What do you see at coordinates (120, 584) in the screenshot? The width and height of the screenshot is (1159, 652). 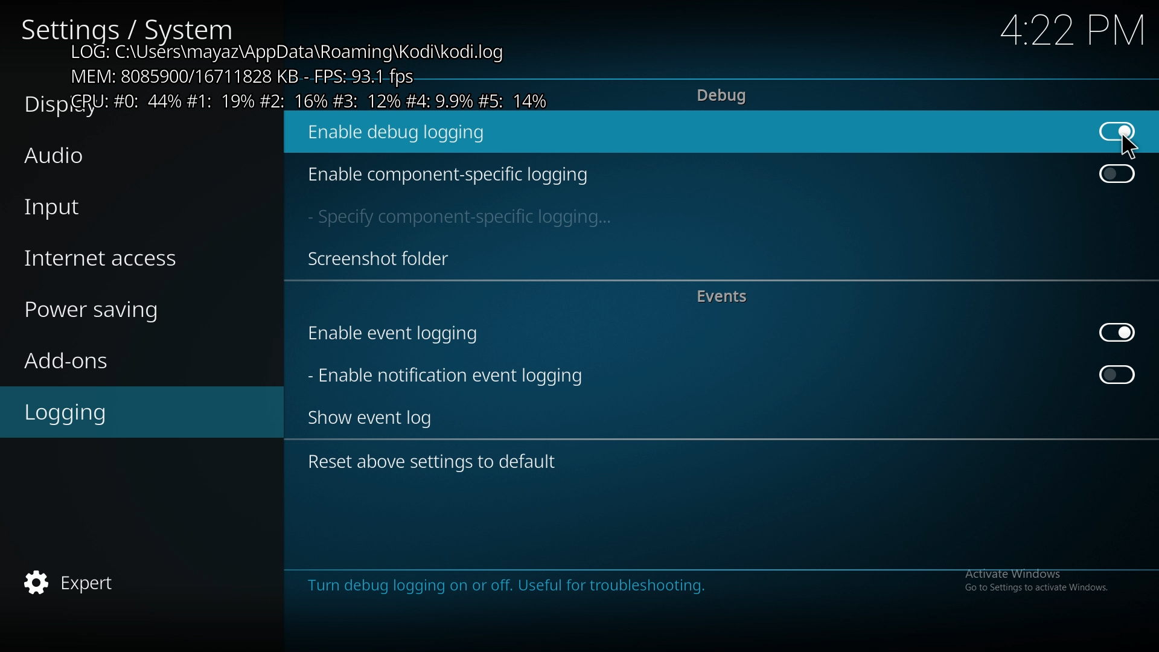 I see `expert` at bounding box center [120, 584].